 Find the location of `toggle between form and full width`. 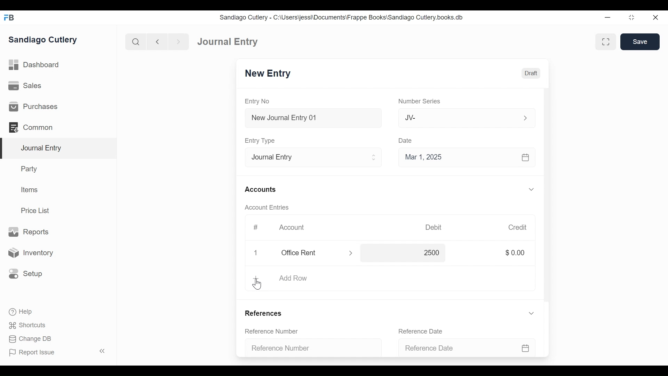

toggle between form and full width is located at coordinates (607, 42).